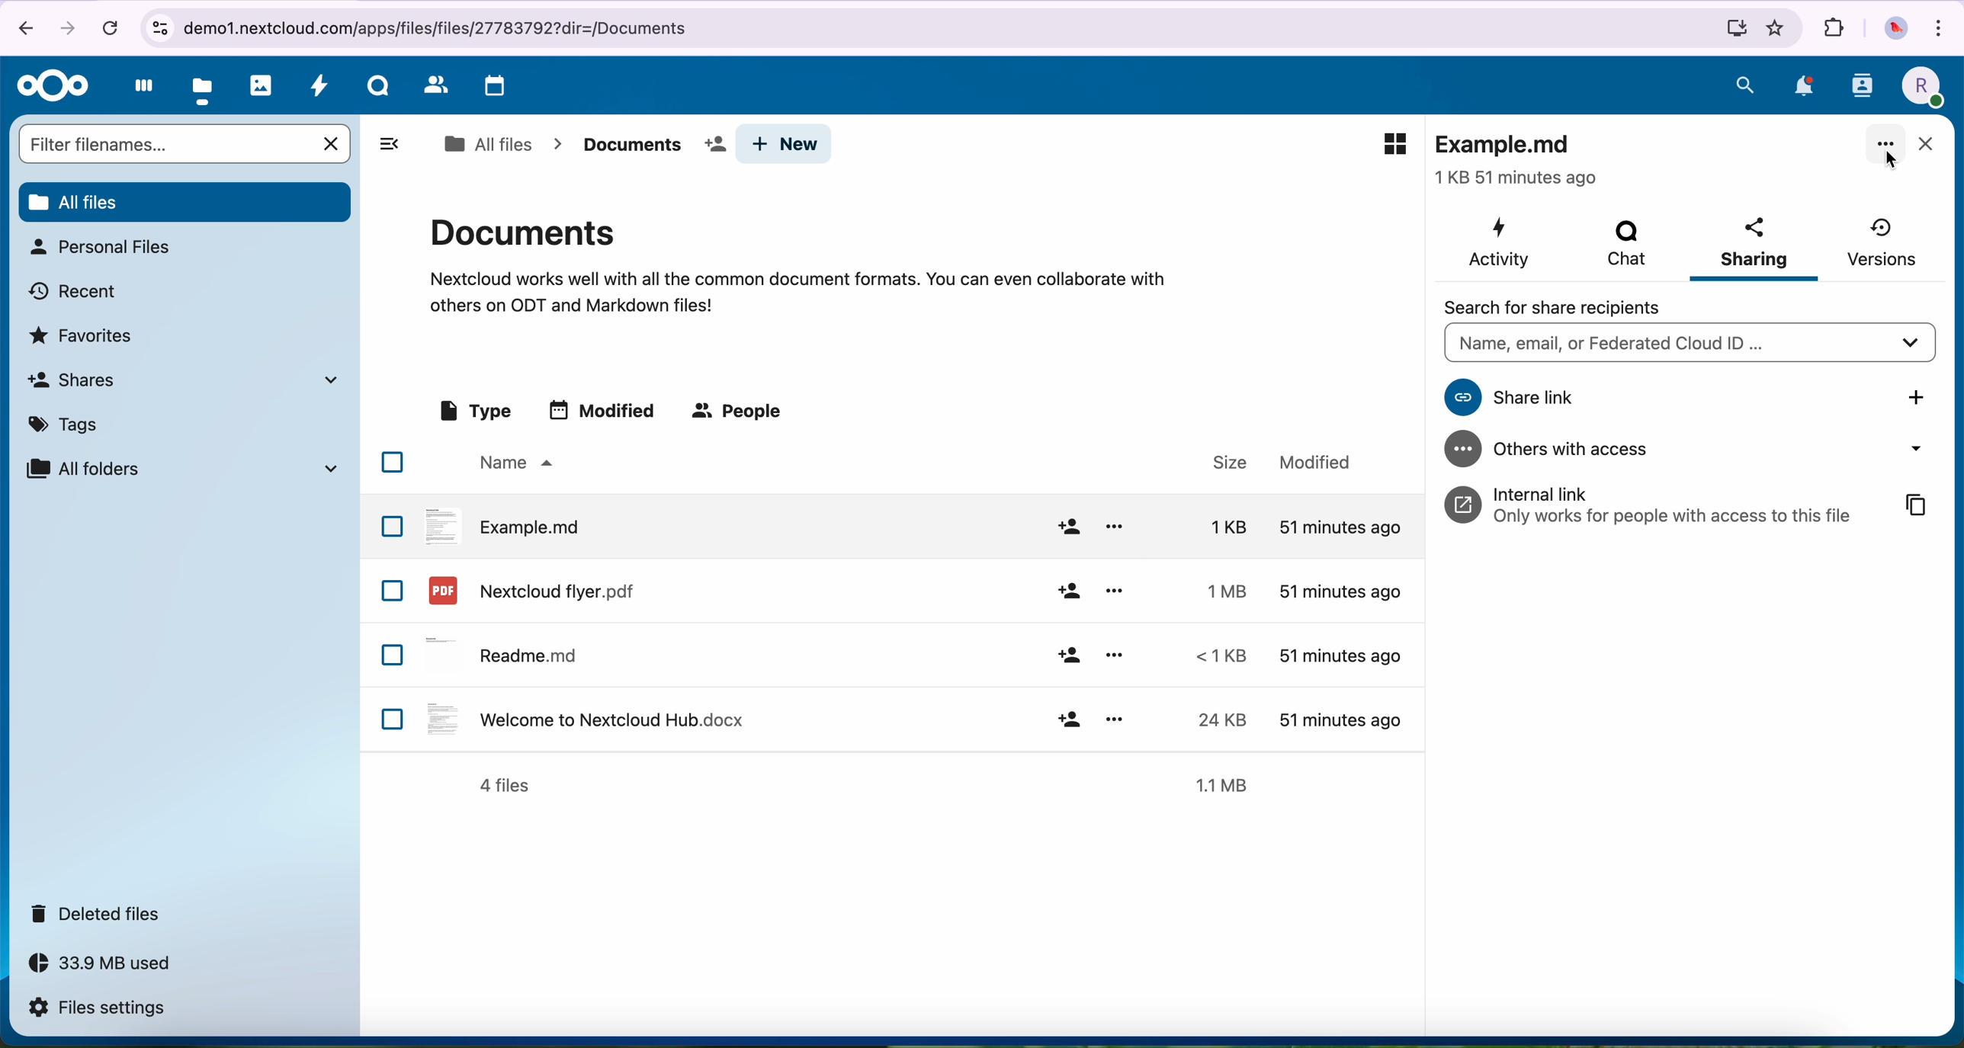 The width and height of the screenshot is (1964, 1048). I want to click on activity, so click(320, 89).